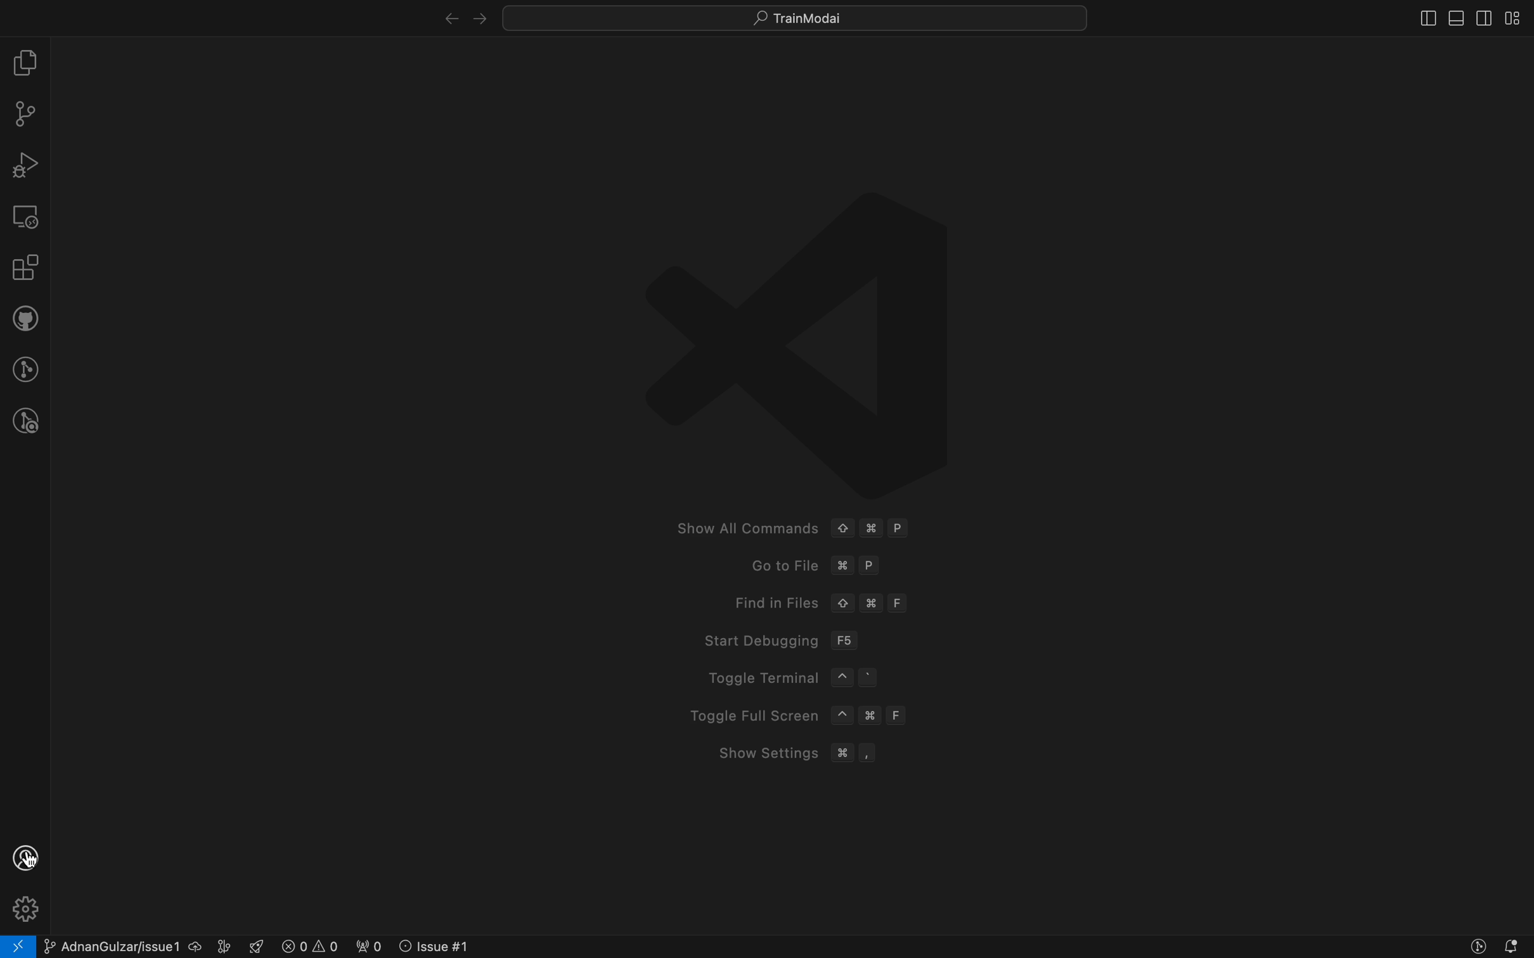 The width and height of the screenshot is (1534, 958). What do you see at coordinates (441, 15) in the screenshot?
I see `right Arrow` at bounding box center [441, 15].